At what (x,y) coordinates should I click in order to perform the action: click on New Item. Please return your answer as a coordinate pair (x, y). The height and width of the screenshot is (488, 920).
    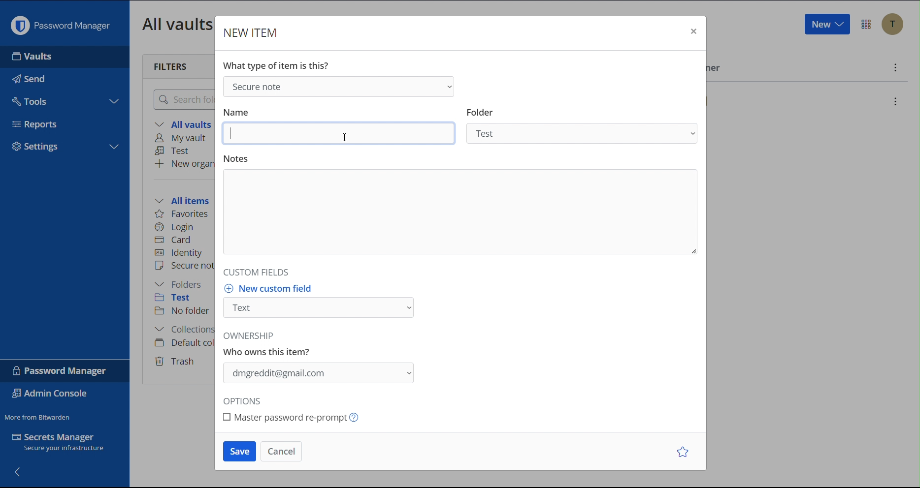
    Looking at the image, I should click on (252, 32).